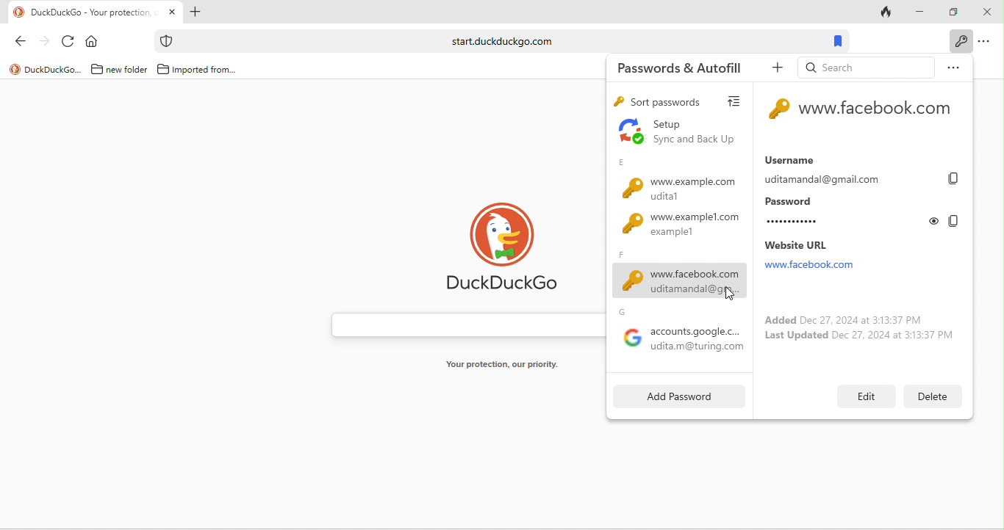  I want to click on search, so click(864, 67).